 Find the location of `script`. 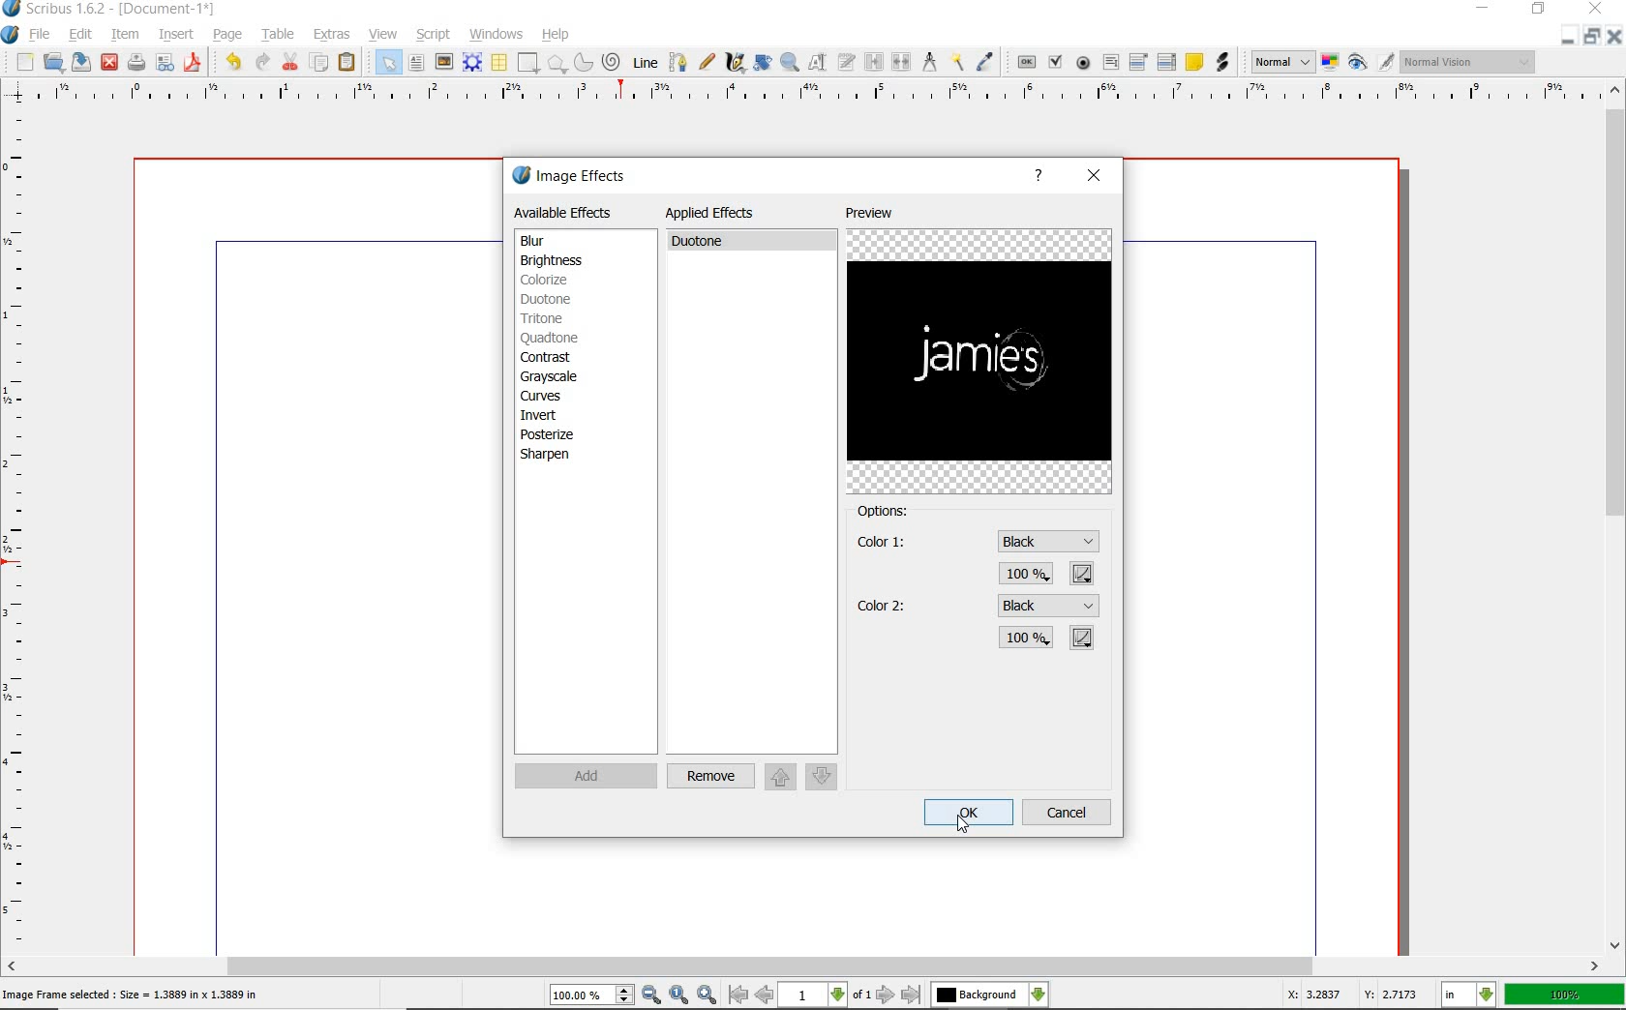

script is located at coordinates (433, 34).